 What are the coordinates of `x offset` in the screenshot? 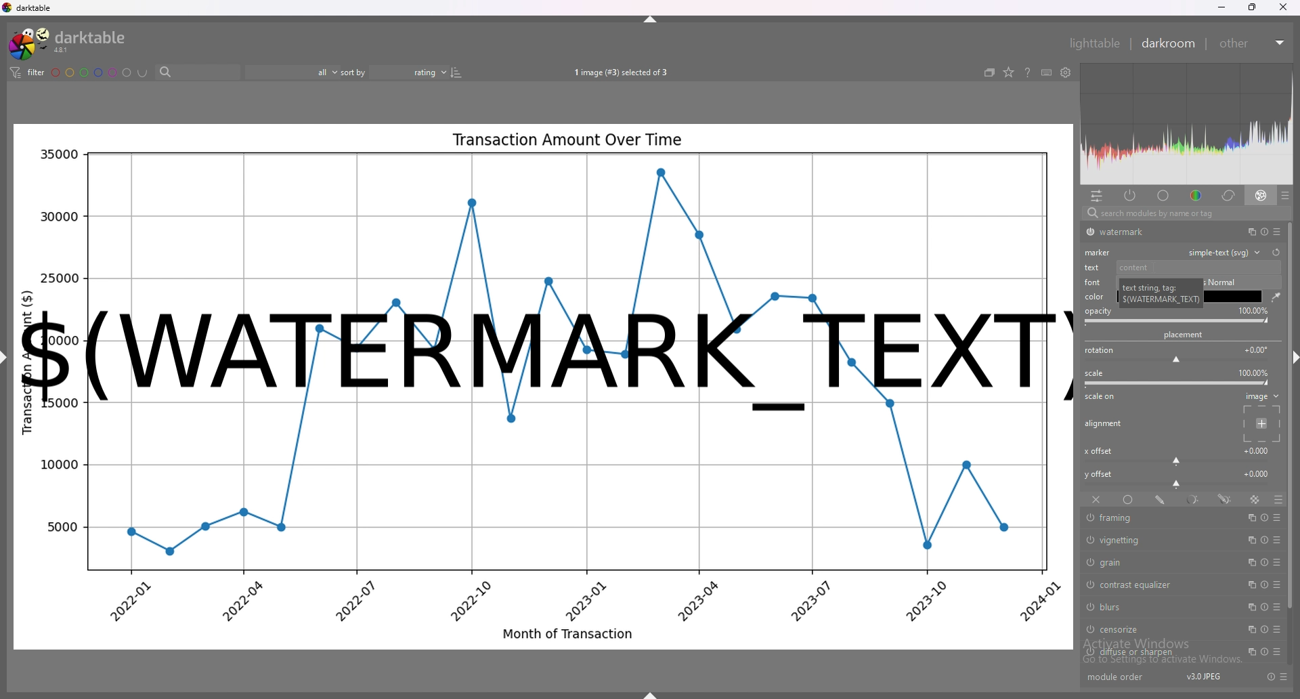 It's located at (1258, 450).